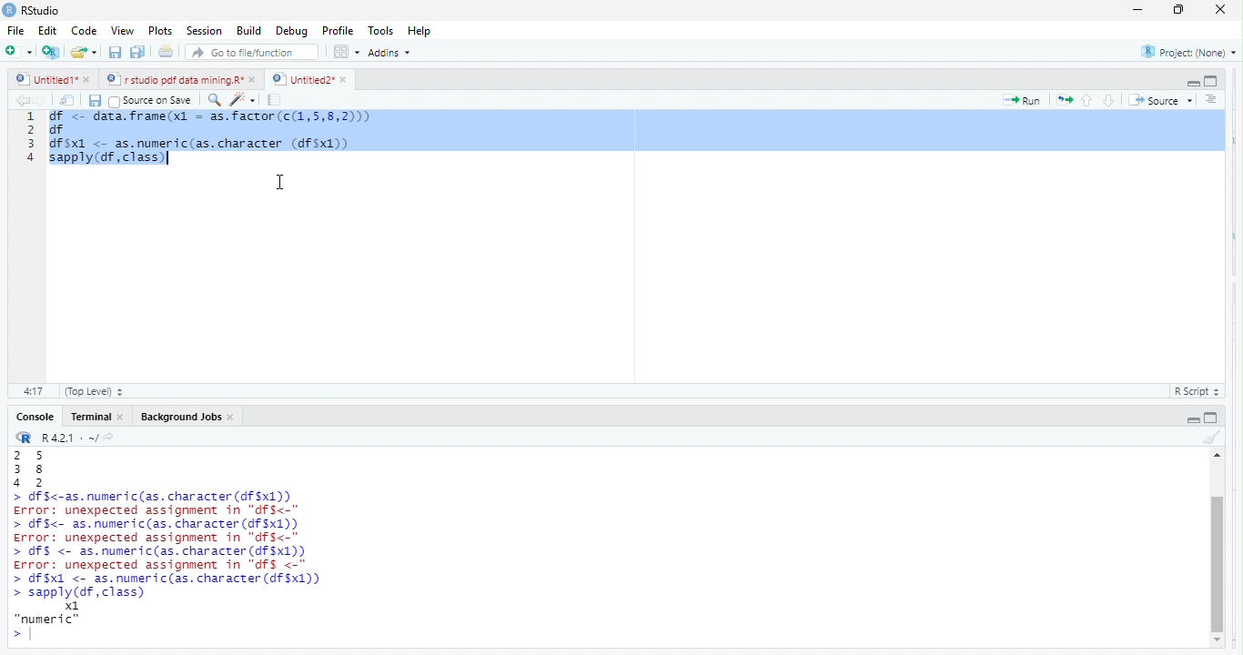 This screenshot has width=1243, height=655. Describe the element at coordinates (85, 52) in the screenshot. I see `open an existing file` at that location.